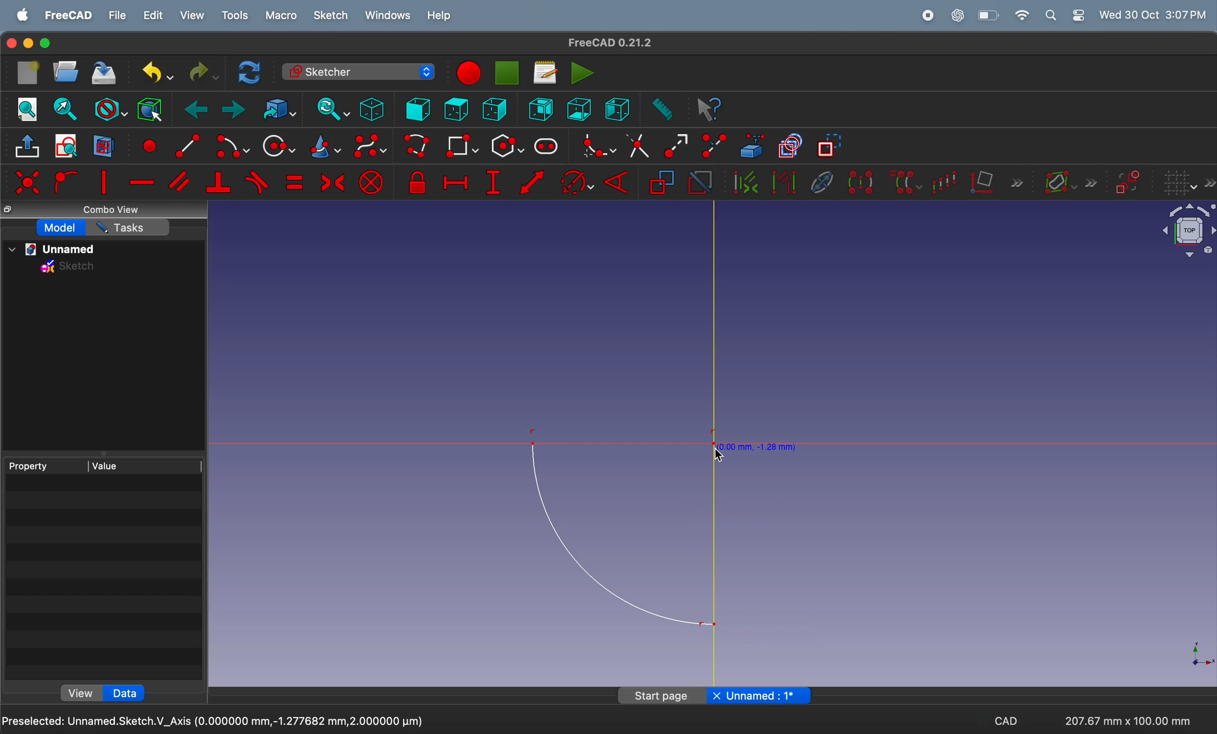 This screenshot has width=1217, height=734. What do you see at coordinates (1196, 653) in the screenshot?
I see `axis` at bounding box center [1196, 653].